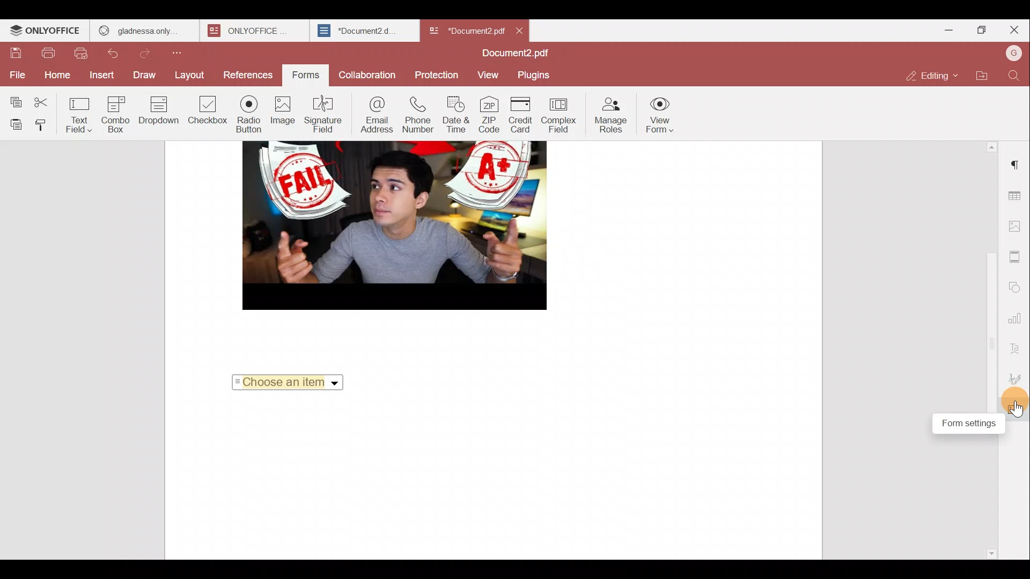  Describe the element at coordinates (466, 29) in the screenshot. I see `*Document2 pdf` at that location.